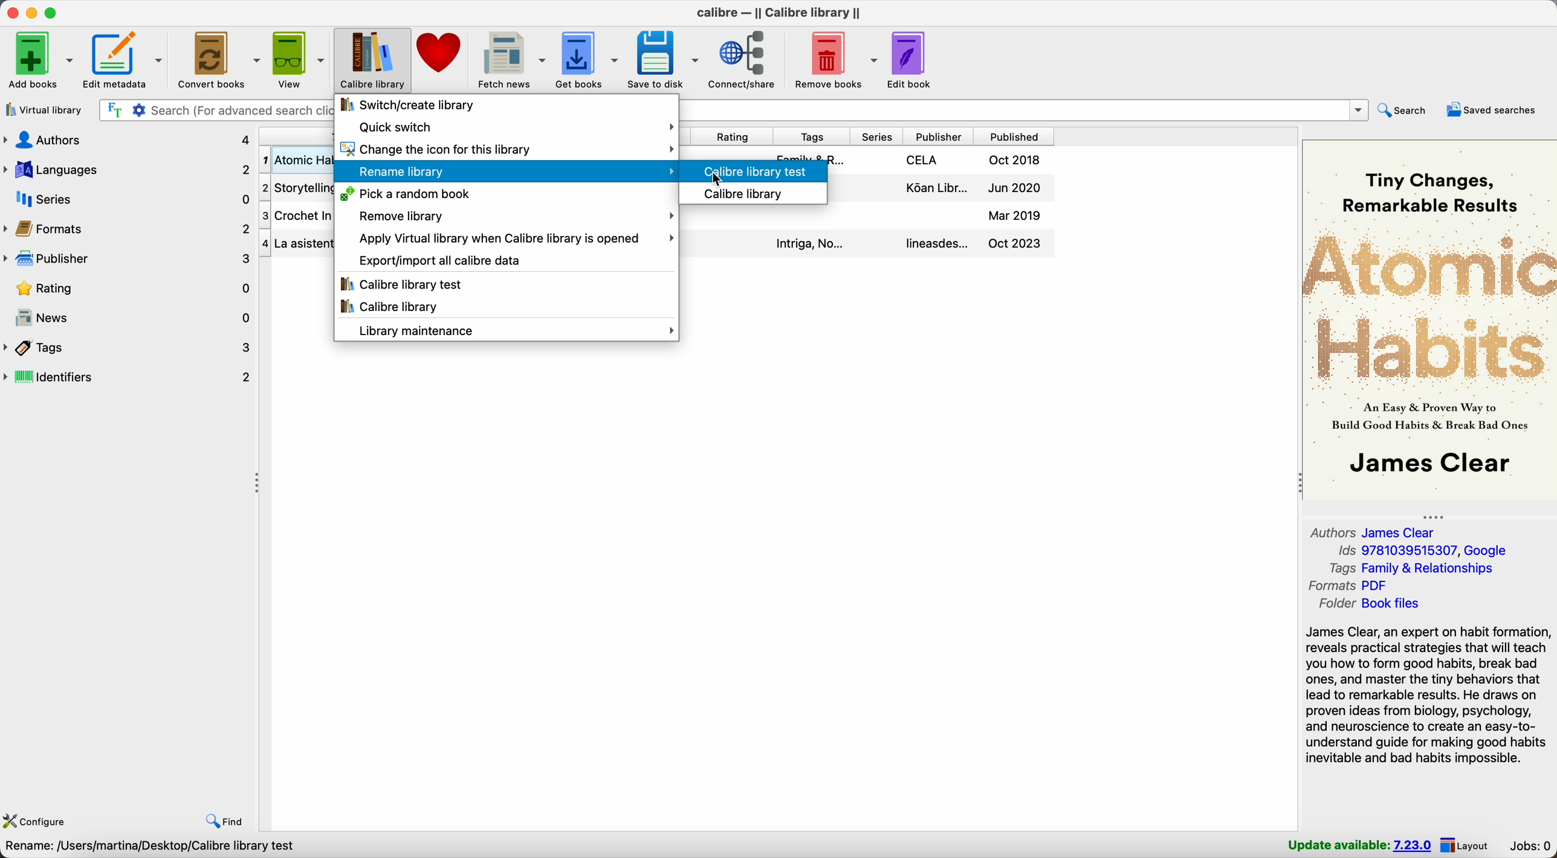 The height and width of the screenshot is (858, 1557). What do you see at coordinates (747, 60) in the screenshot?
I see `connect/share` at bounding box center [747, 60].